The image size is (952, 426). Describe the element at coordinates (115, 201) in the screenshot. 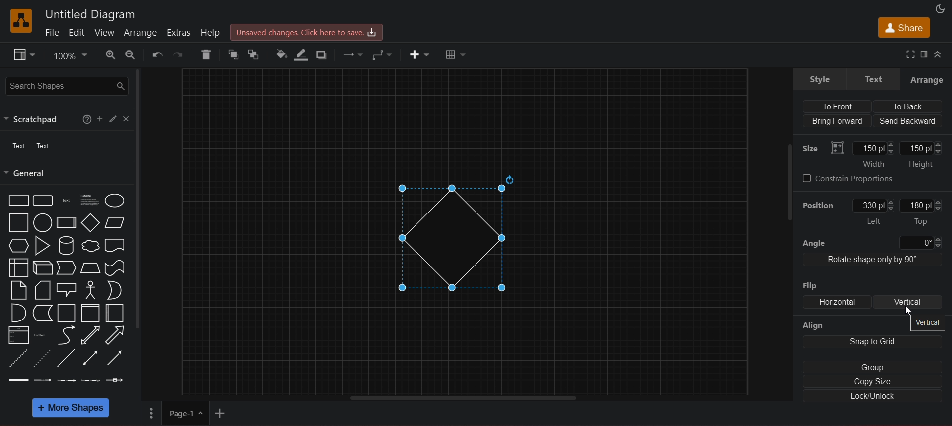

I see `ellipse` at that location.